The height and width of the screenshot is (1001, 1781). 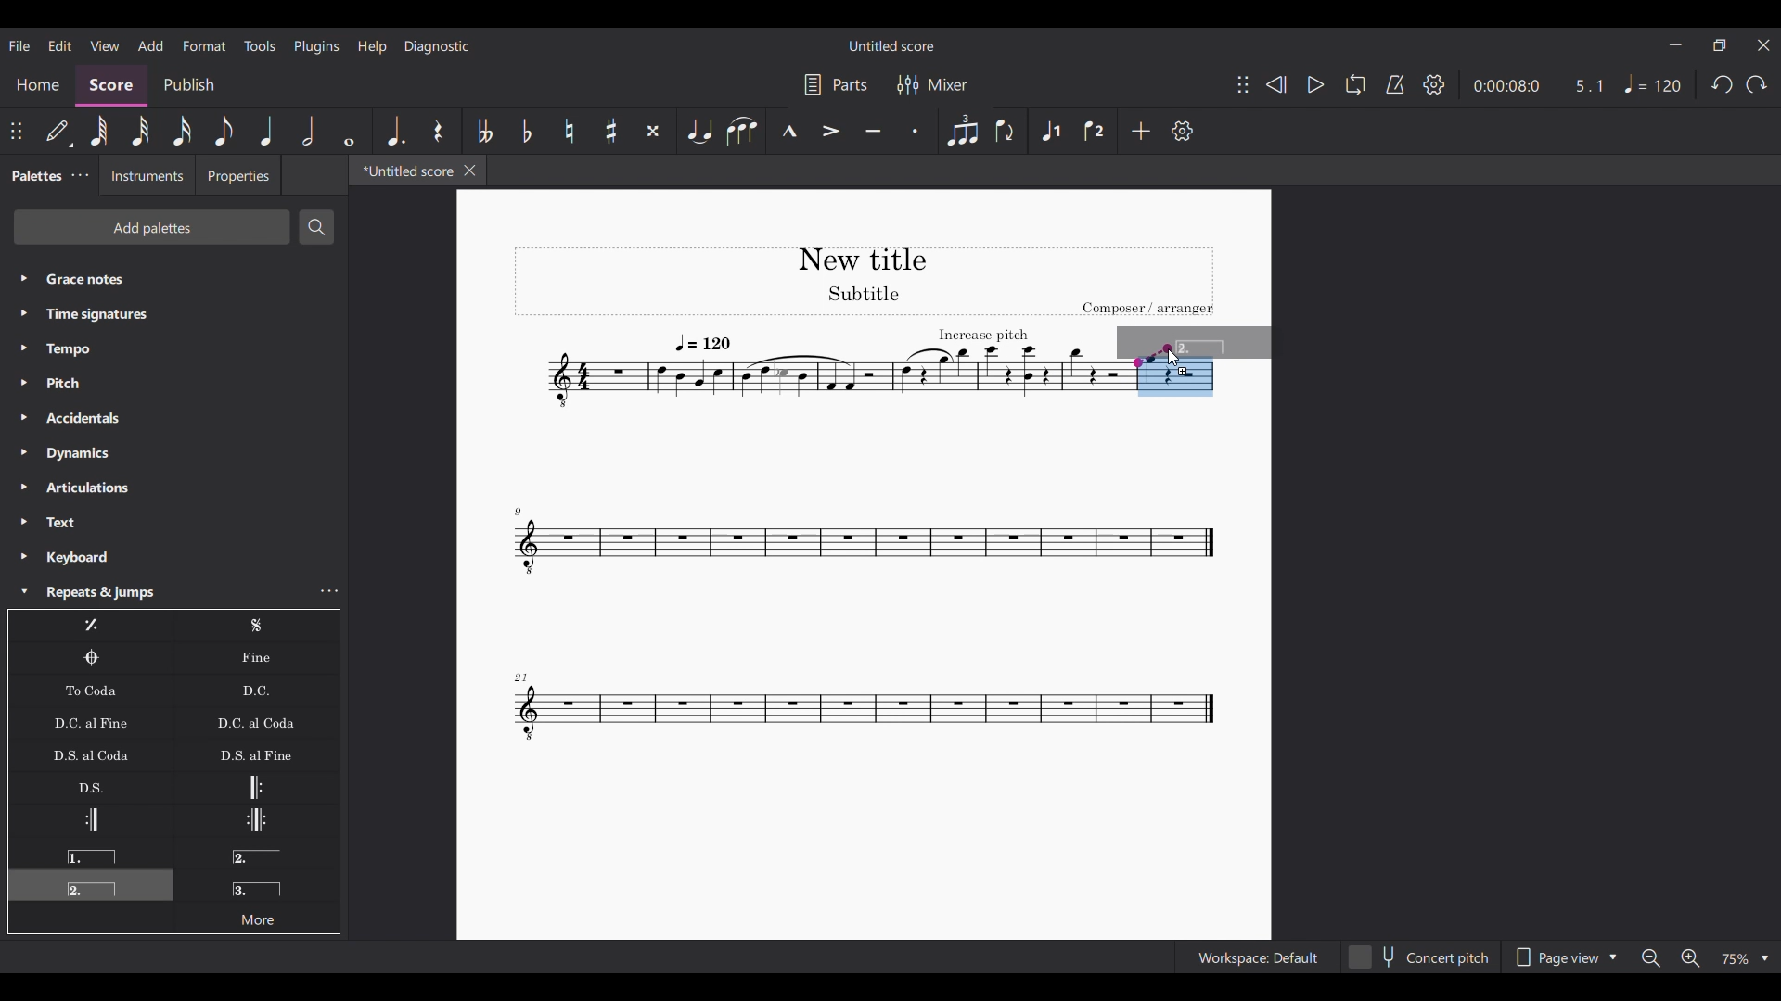 What do you see at coordinates (173, 453) in the screenshot?
I see `Dynamics` at bounding box center [173, 453].